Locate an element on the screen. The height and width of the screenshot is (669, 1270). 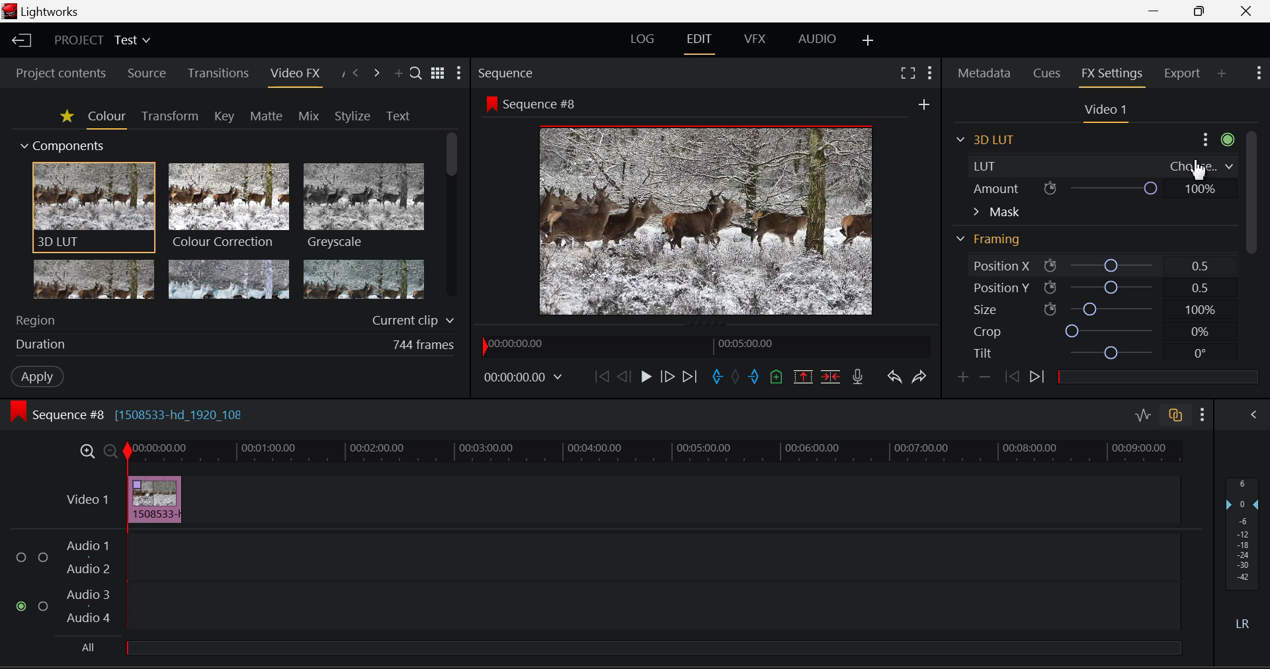
Mosaic is located at coordinates (230, 280).